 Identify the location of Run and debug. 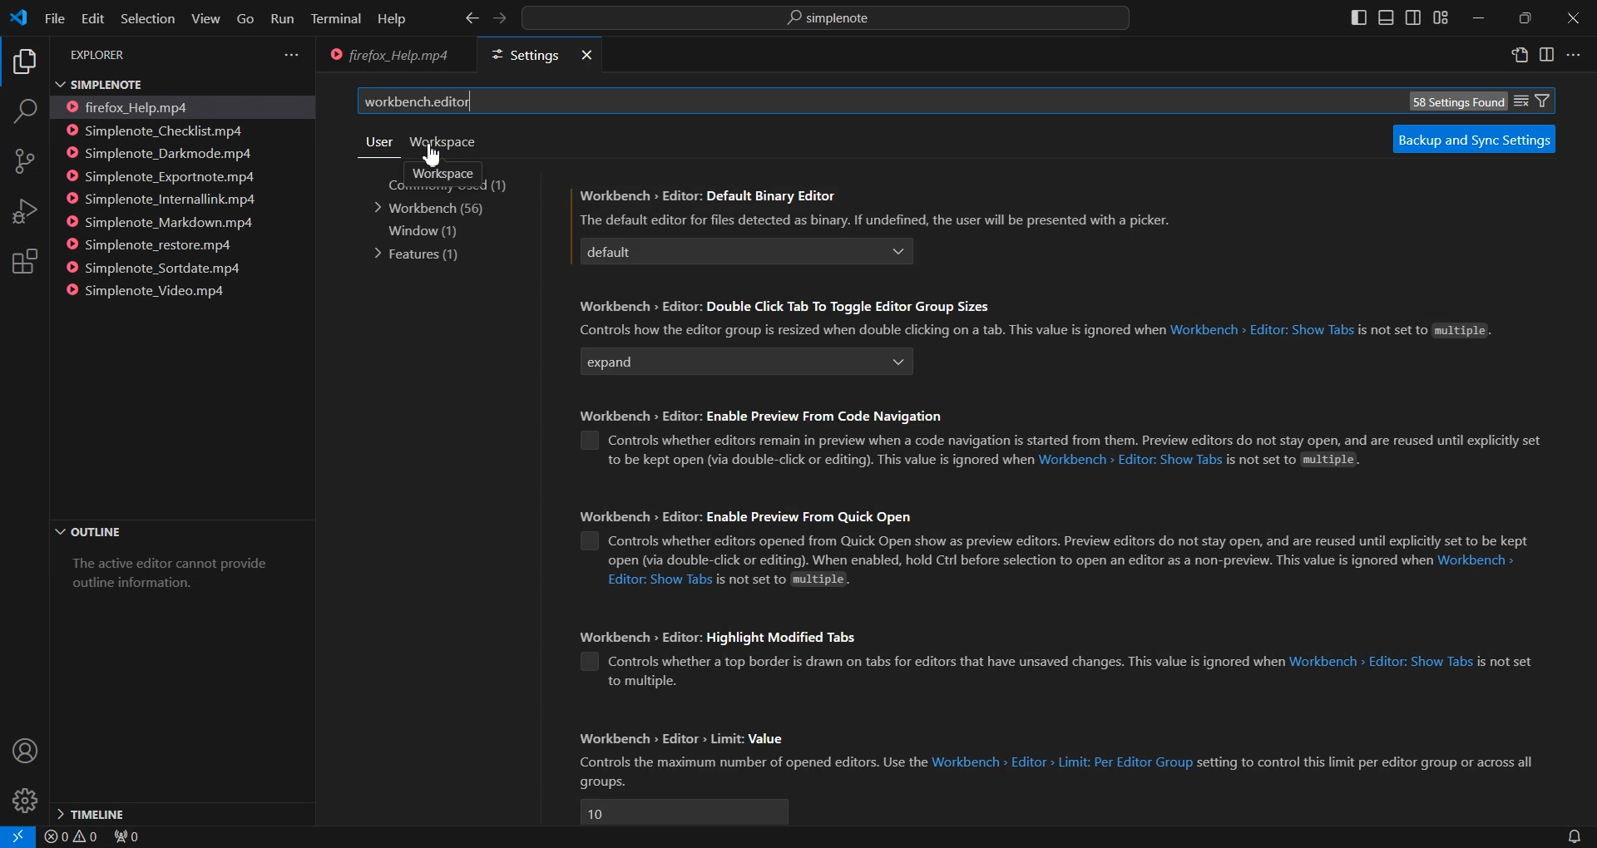
(23, 211).